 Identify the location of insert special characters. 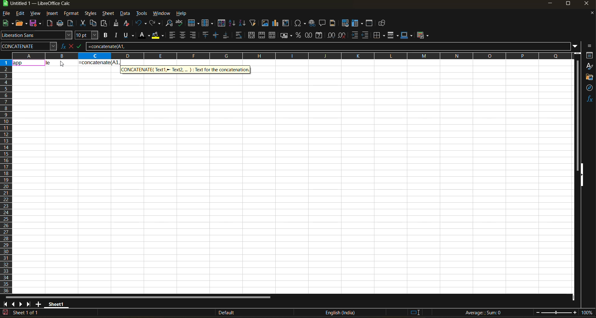
(301, 24).